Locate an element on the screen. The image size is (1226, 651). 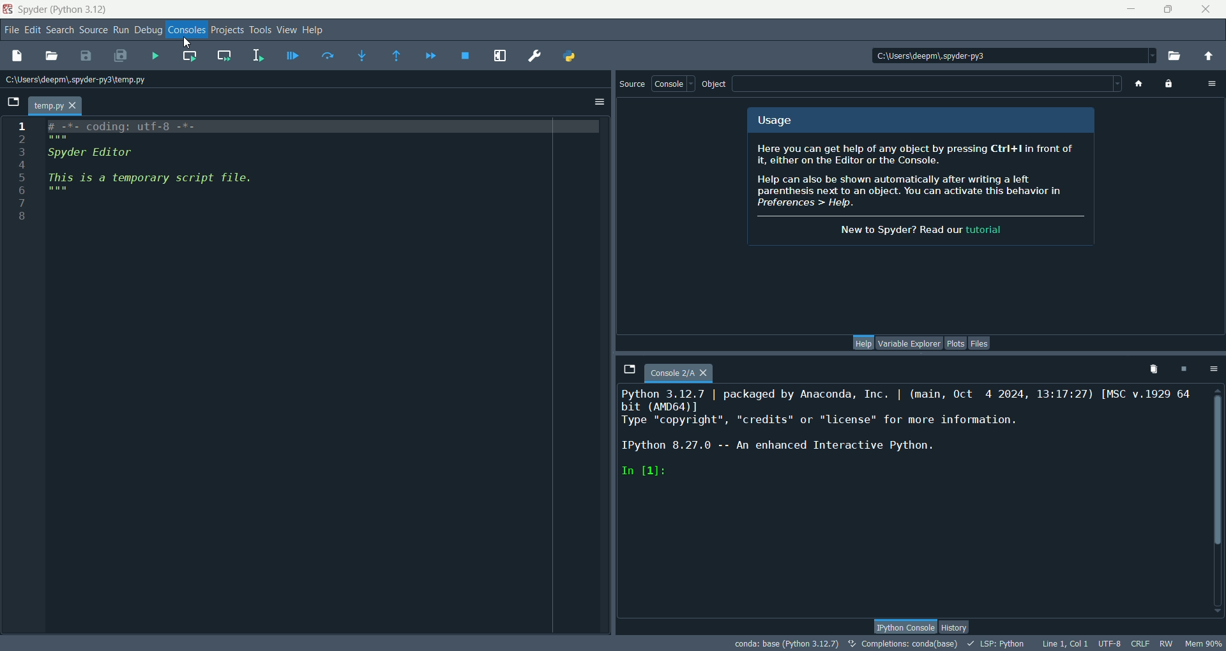
Mem is located at coordinates (1204, 643).